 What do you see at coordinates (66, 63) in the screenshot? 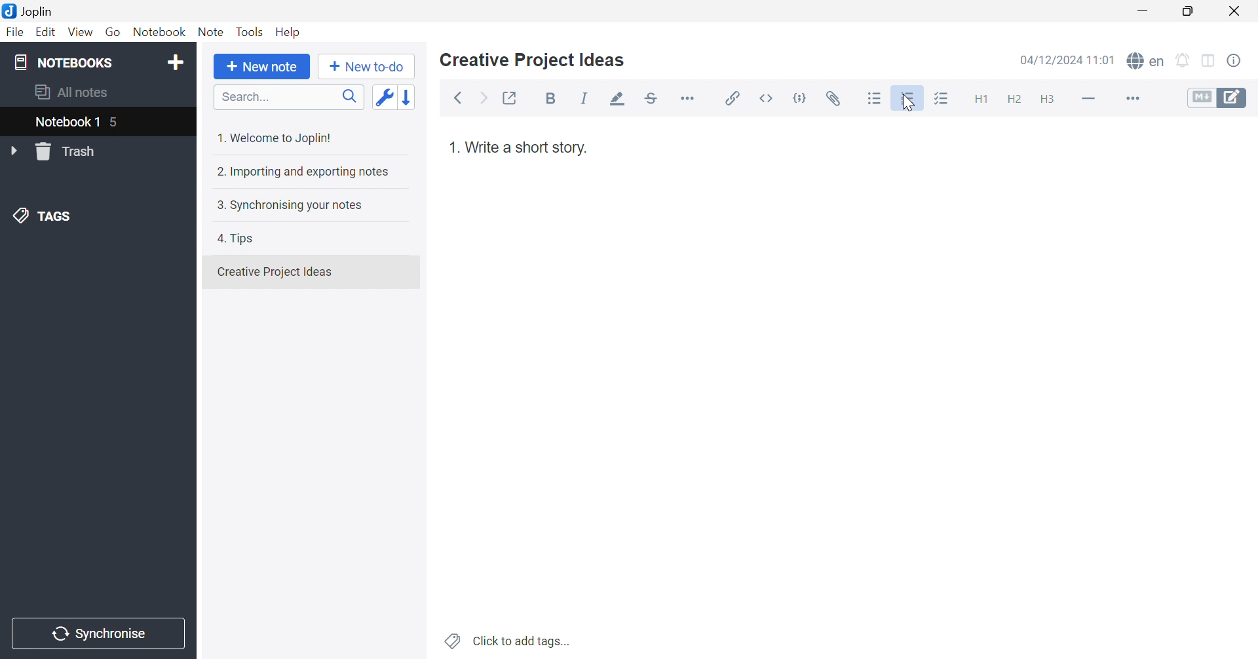
I see `NOTEBOOKS` at bounding box center [66, 63].